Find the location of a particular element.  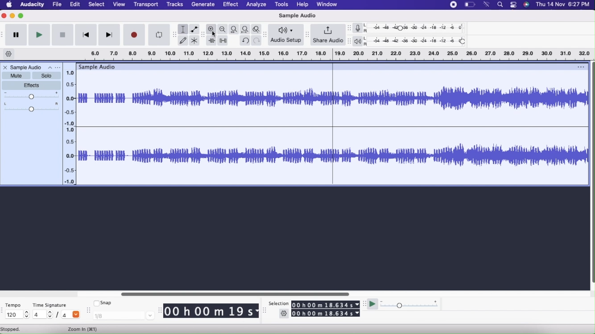

Playback level is located at coordinates (418, 42).